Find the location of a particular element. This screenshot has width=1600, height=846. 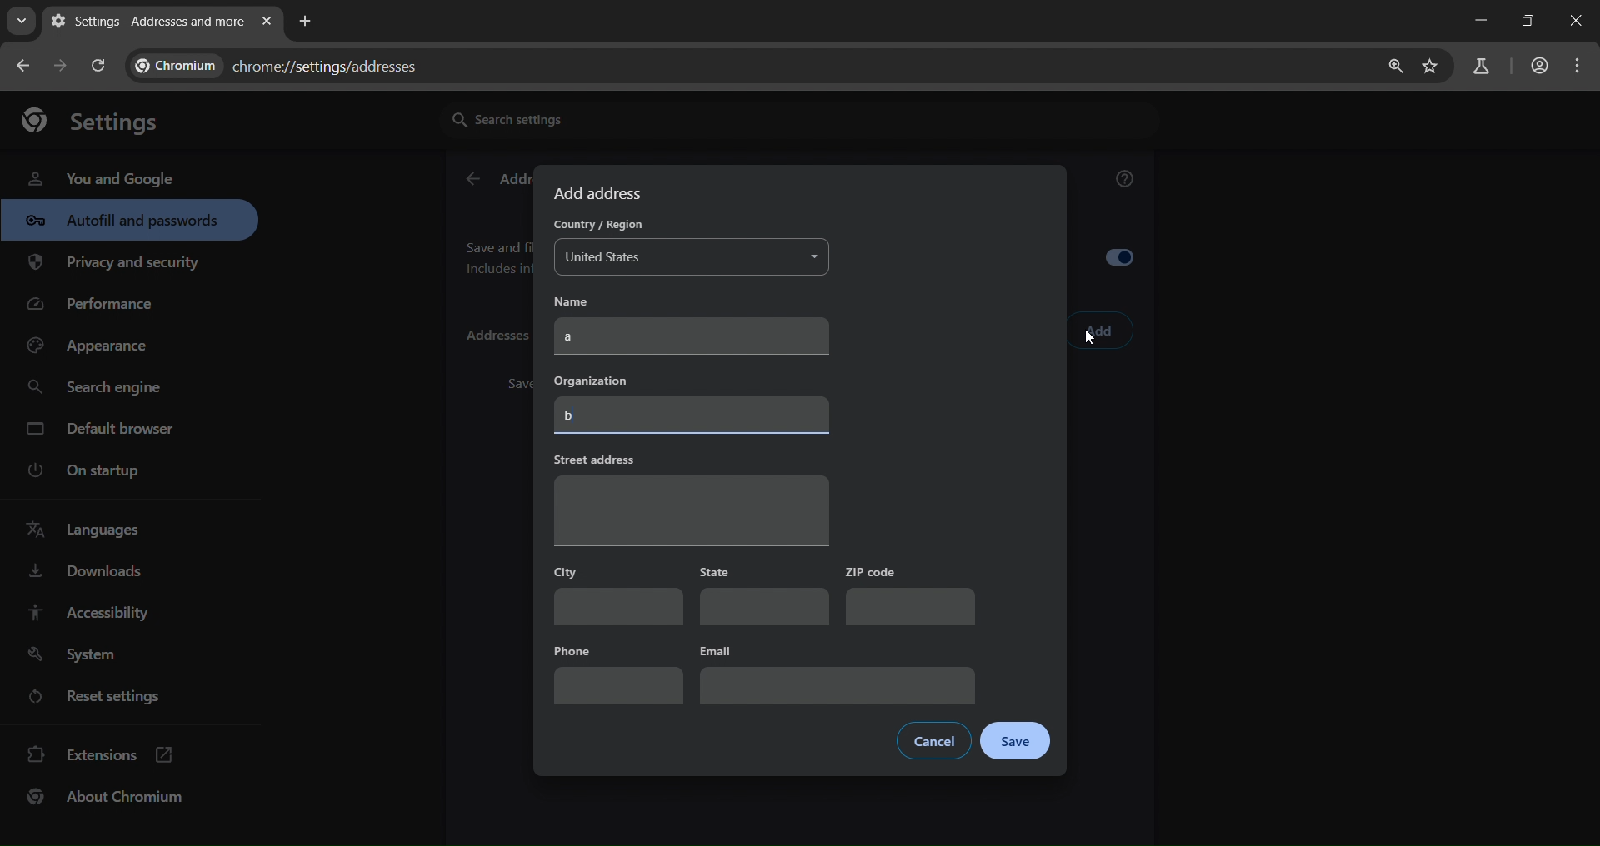

autofill & passwords is located at coordinates (129, 220).